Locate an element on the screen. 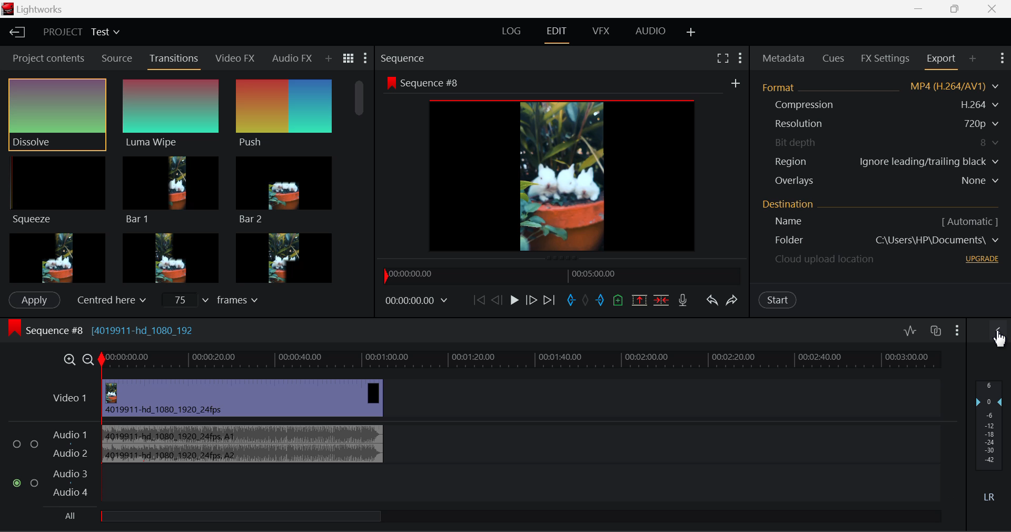 Image resolution: width=1011 pixels, height=532 pixels. Full Screen is located at coordinates (722, 58).